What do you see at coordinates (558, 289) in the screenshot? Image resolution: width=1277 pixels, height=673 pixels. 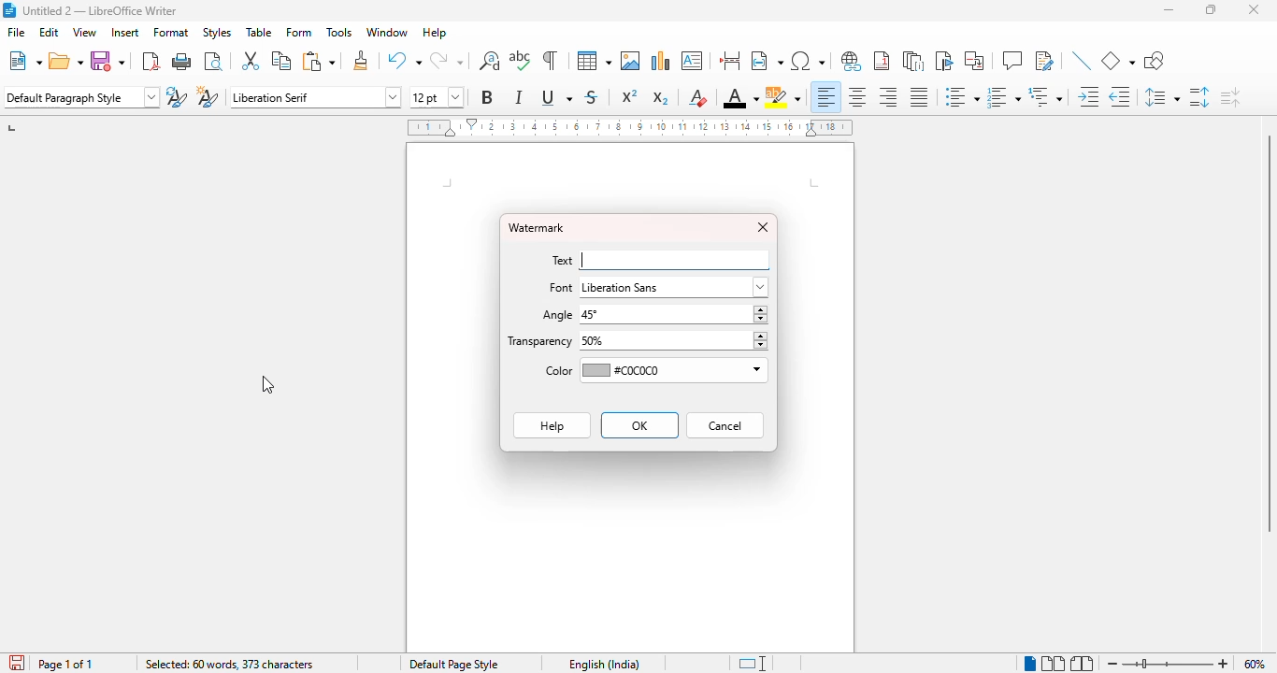 I see `Font` at bounding box center [558, 289].